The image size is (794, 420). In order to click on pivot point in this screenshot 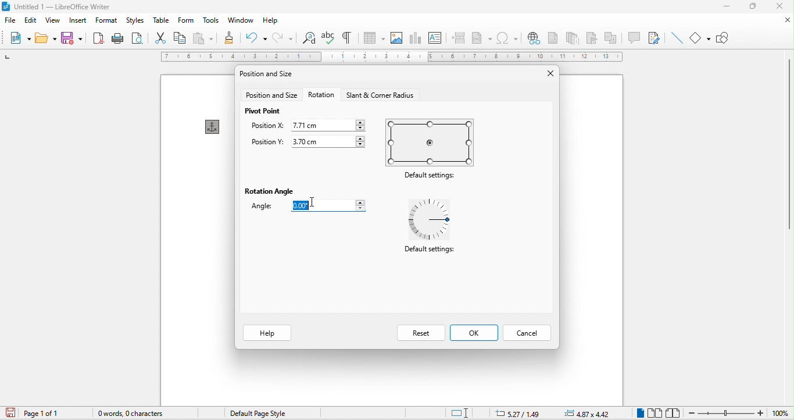, I will do `click(266, 111)`.